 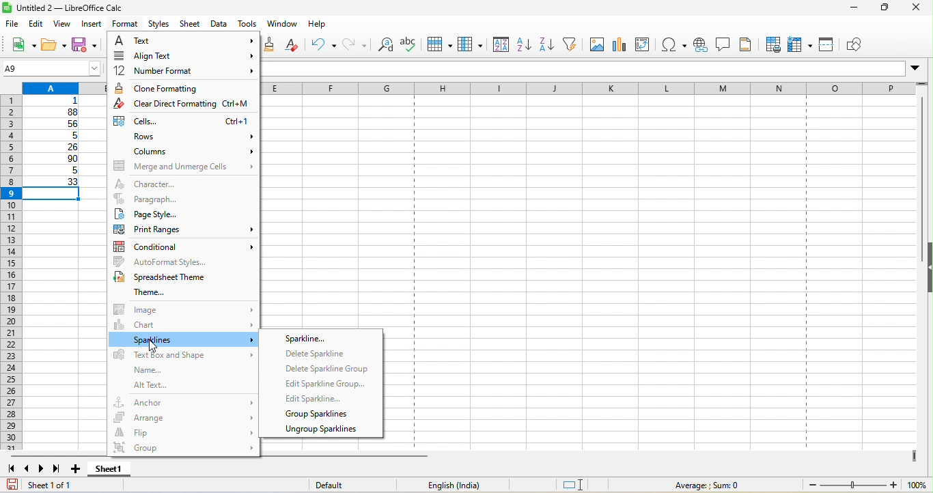 What do you see at coordinates (55, 195) in the screenshot?
I see `selected cell` at bounding box center [55, 195].